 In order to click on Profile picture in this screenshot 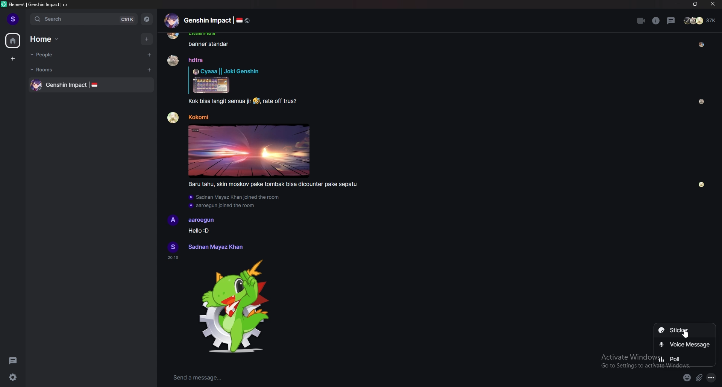, I will do `click(173, 220)`.